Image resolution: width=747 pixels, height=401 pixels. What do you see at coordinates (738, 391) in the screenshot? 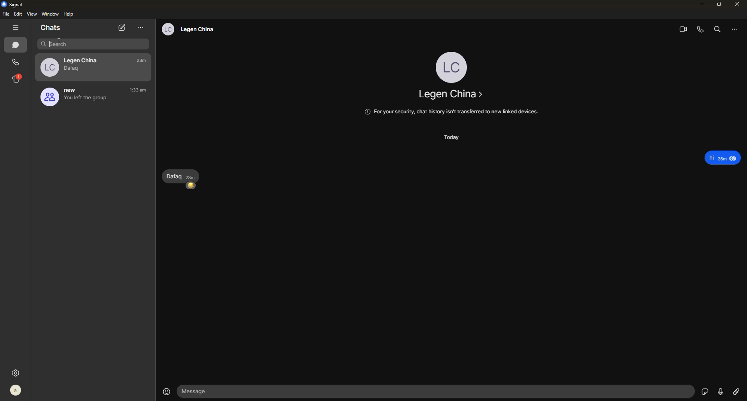
I see `attach` at bounding box center [738, 391].